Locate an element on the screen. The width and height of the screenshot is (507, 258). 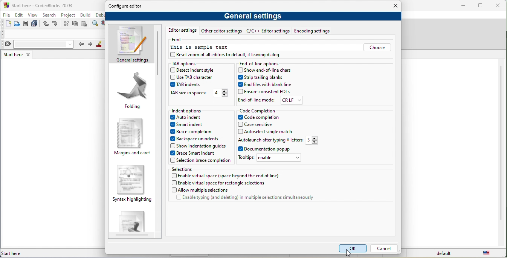
save is located at coordinates (26, 25).